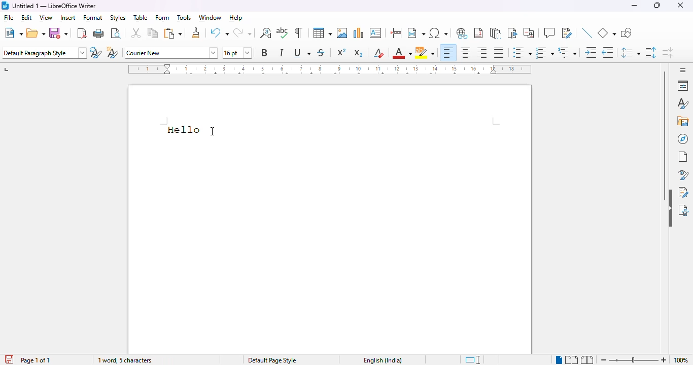 This screenshot has width=693, height=365. I want to click on Untitled 1 — LibreOffice Writer, so click(55, 6).